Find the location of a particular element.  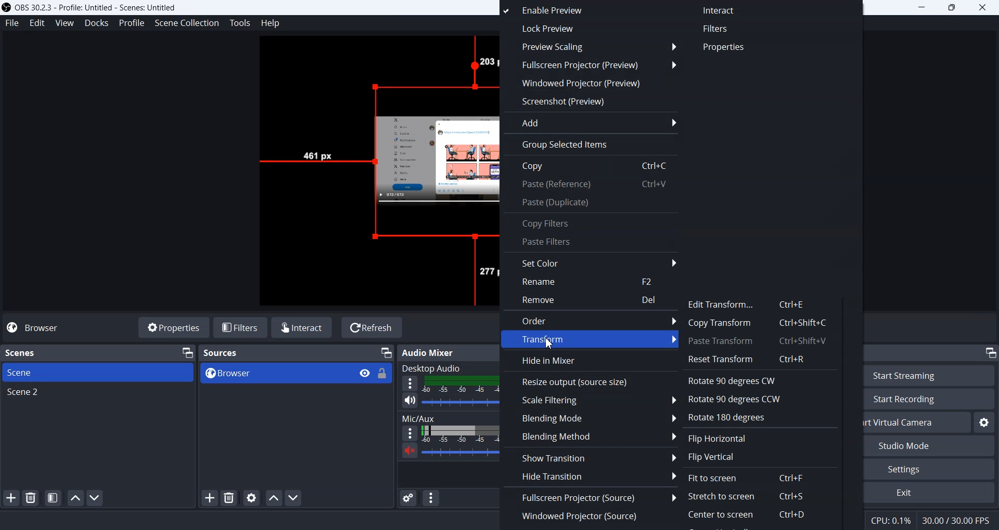

Flip Horizontal is located at coordinates (721, 439).